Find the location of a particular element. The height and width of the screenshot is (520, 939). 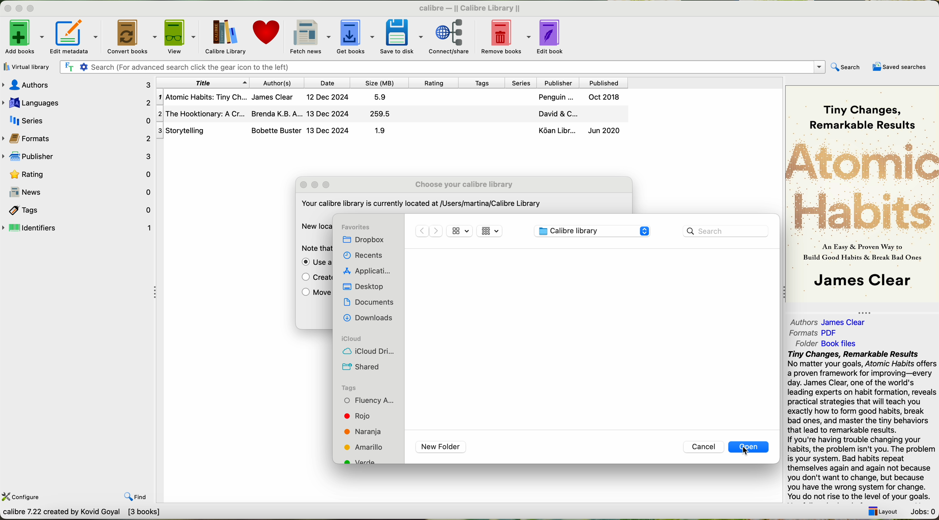

Publisher is located at coordinates (560, 82).